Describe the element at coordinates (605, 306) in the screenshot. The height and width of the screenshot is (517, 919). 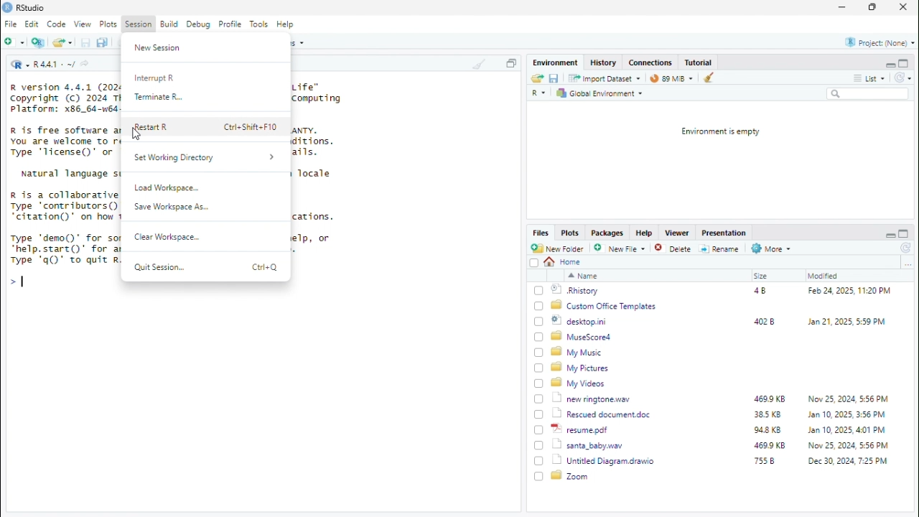
I see `Custom Office Templates` at that location.